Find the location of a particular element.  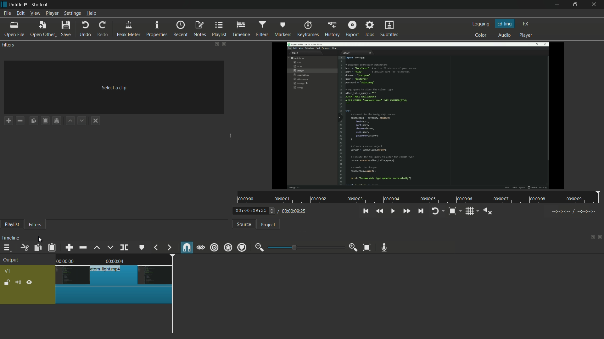

change layout is located at coordinates (590, 237).